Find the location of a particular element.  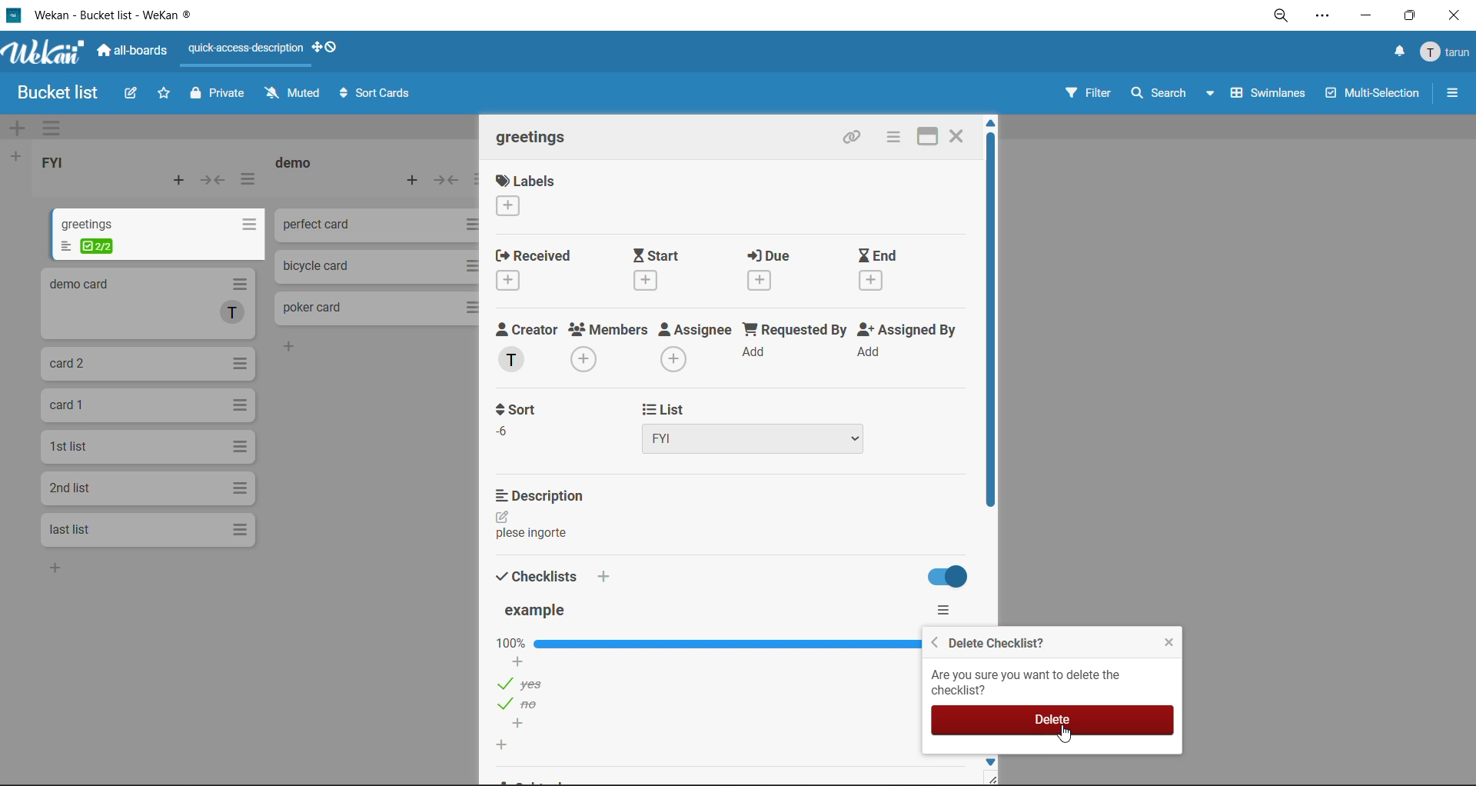

board name is located at coordinates (60, 92).